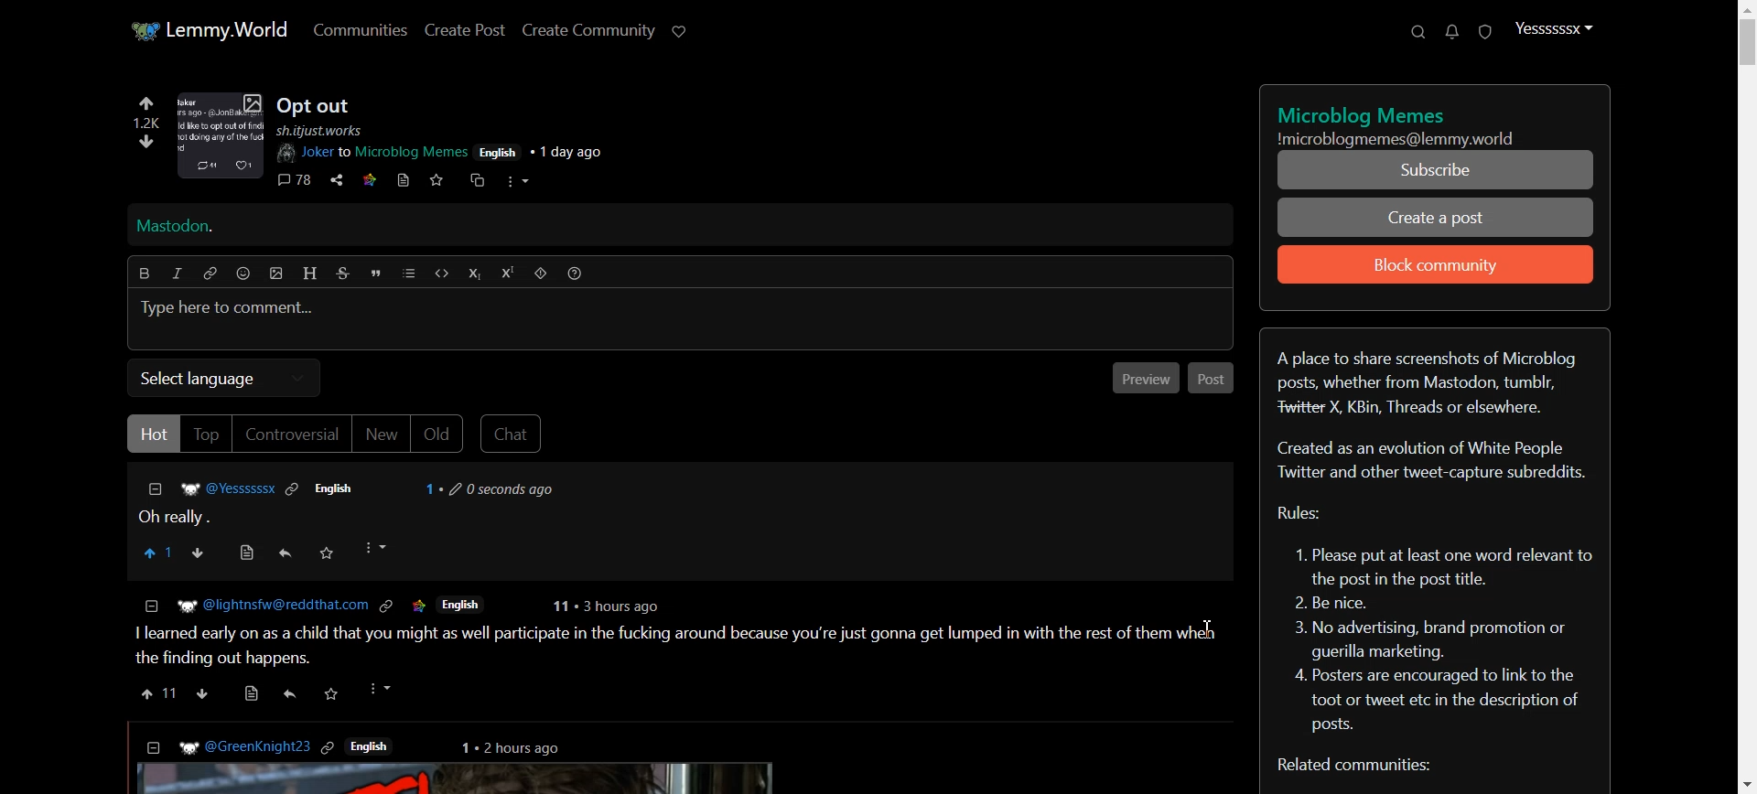 Image resolution: width=1757 pixels, height=794 pixels. I want to click on list, so click(409, 273).